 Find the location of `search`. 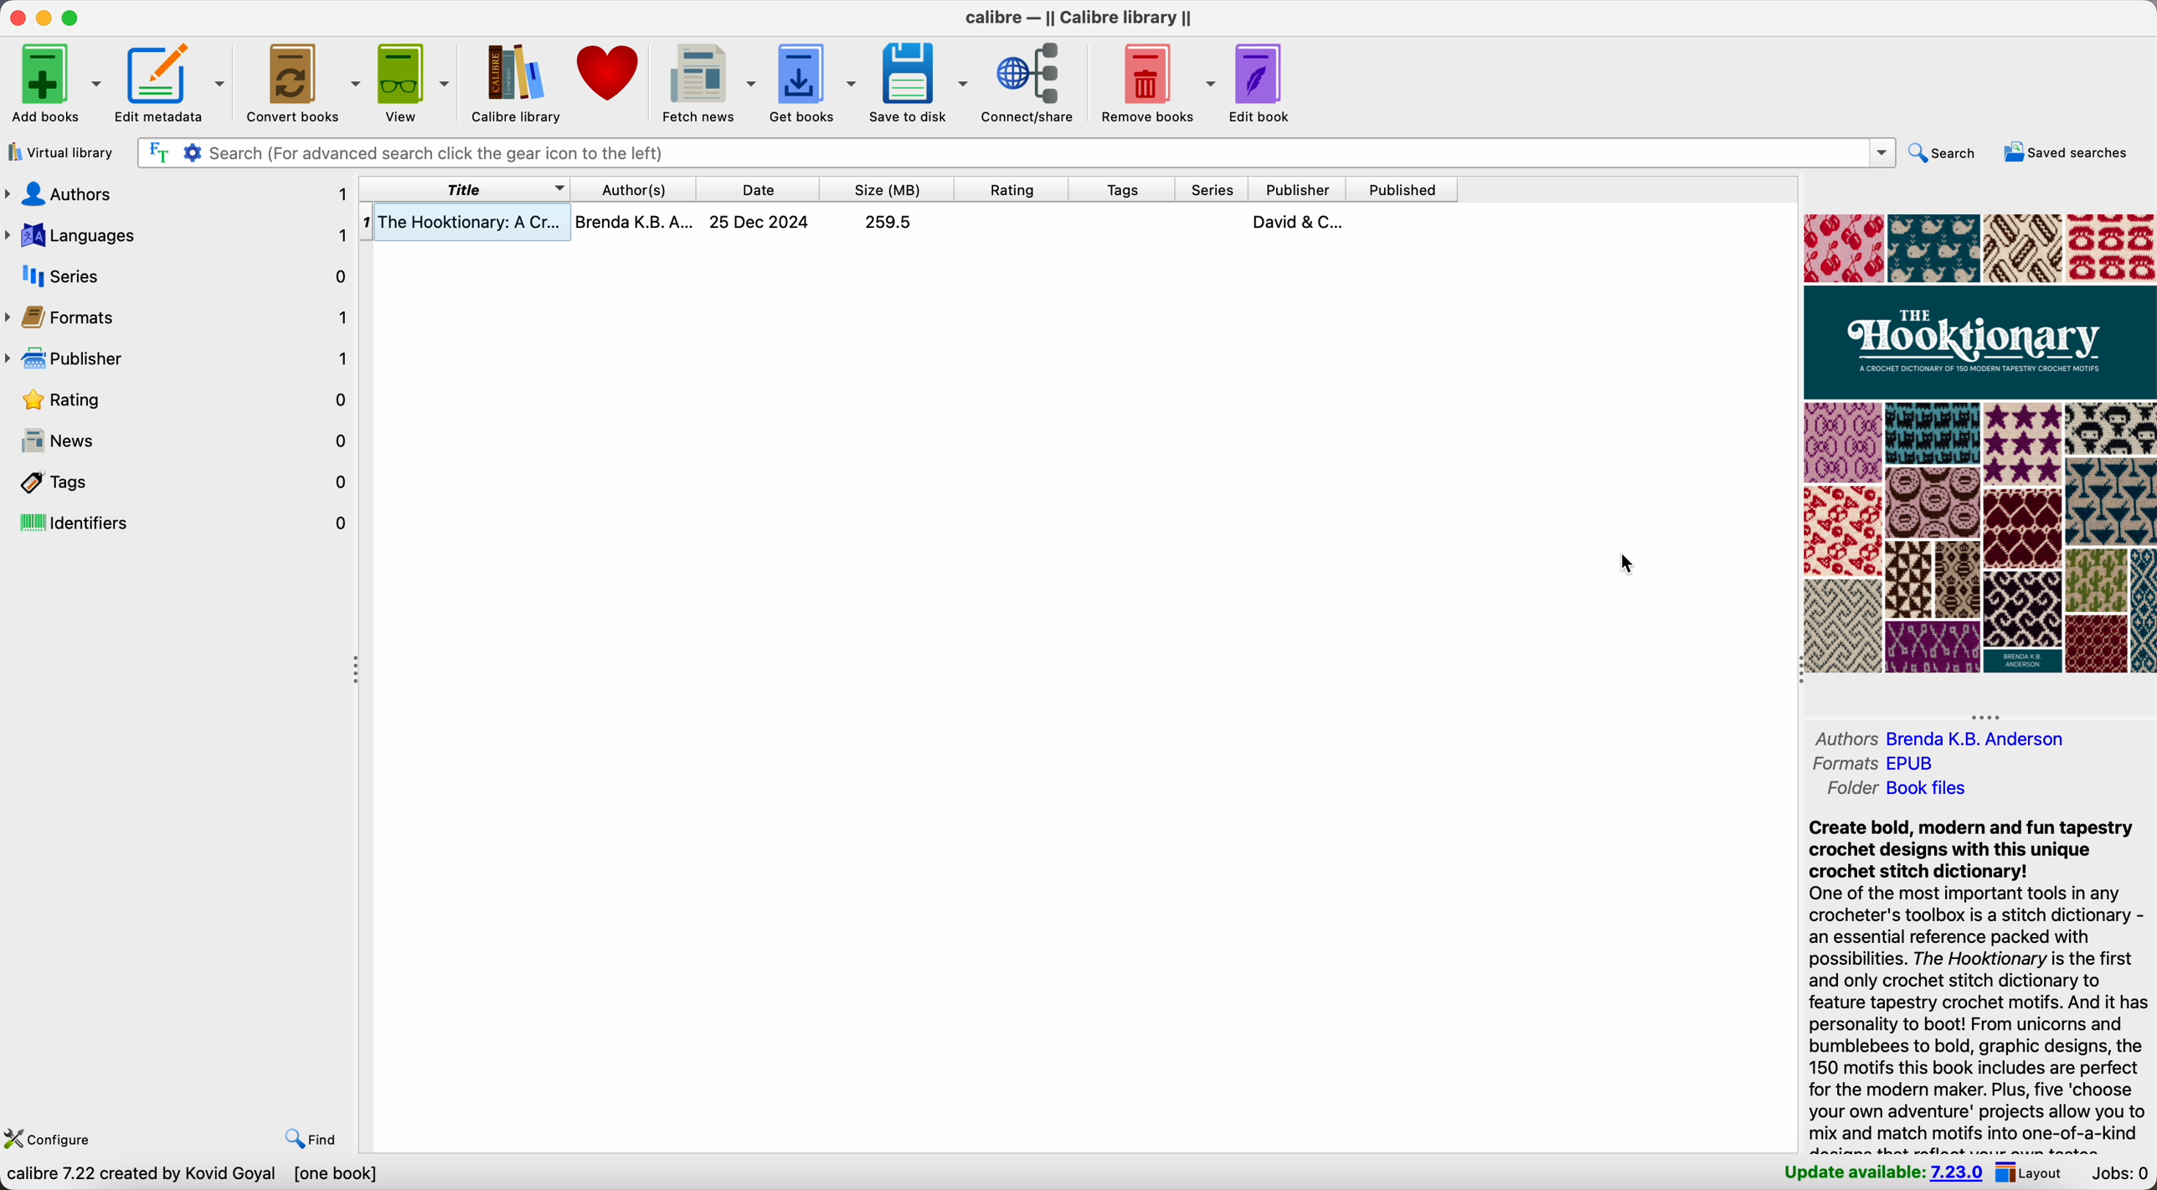

search is located at coordinates (1940, 153).